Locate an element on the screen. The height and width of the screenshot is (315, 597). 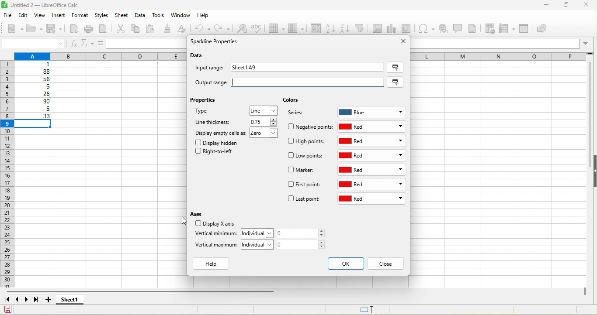
sort ascending is located at coordinates (330, 27).